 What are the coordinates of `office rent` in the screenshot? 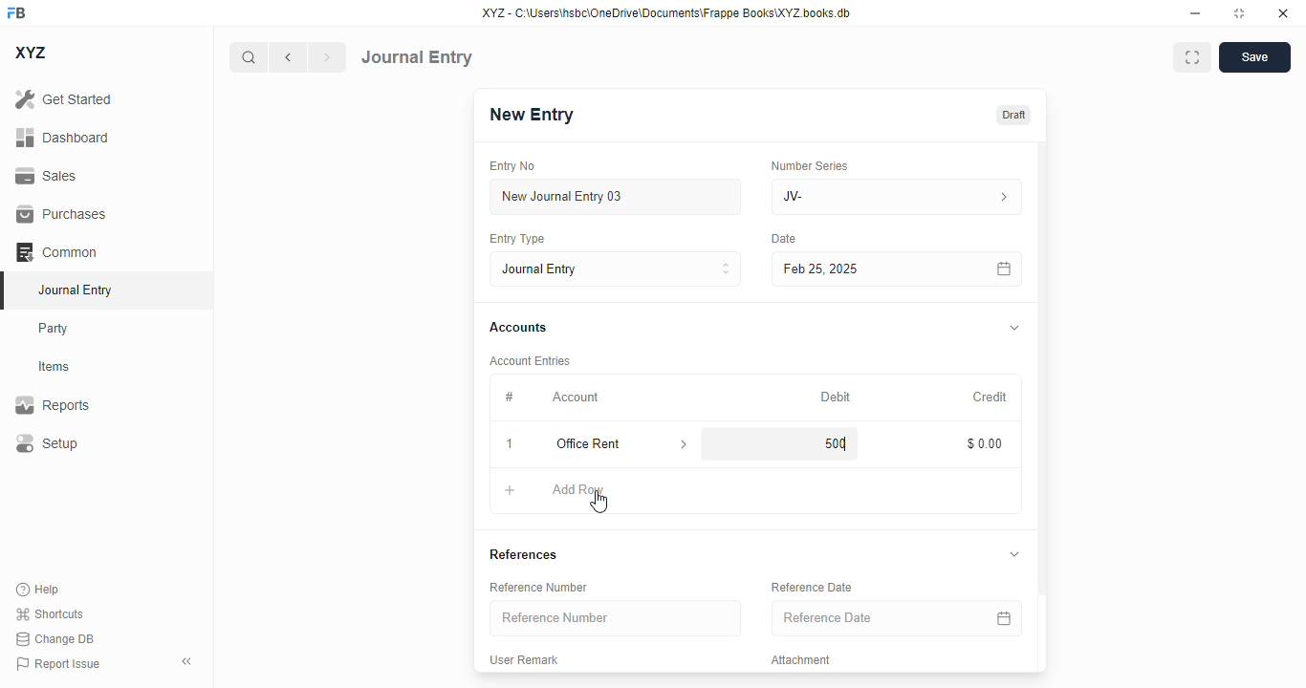 It's located at (603, 443).